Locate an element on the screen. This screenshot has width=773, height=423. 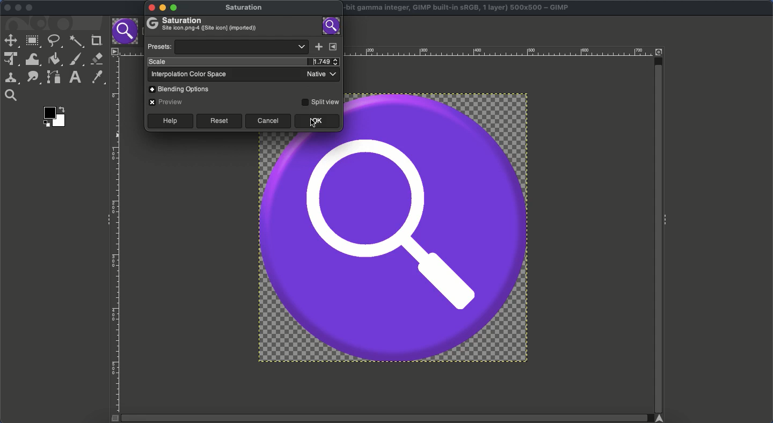
Help is located at coordinates (169, 121).